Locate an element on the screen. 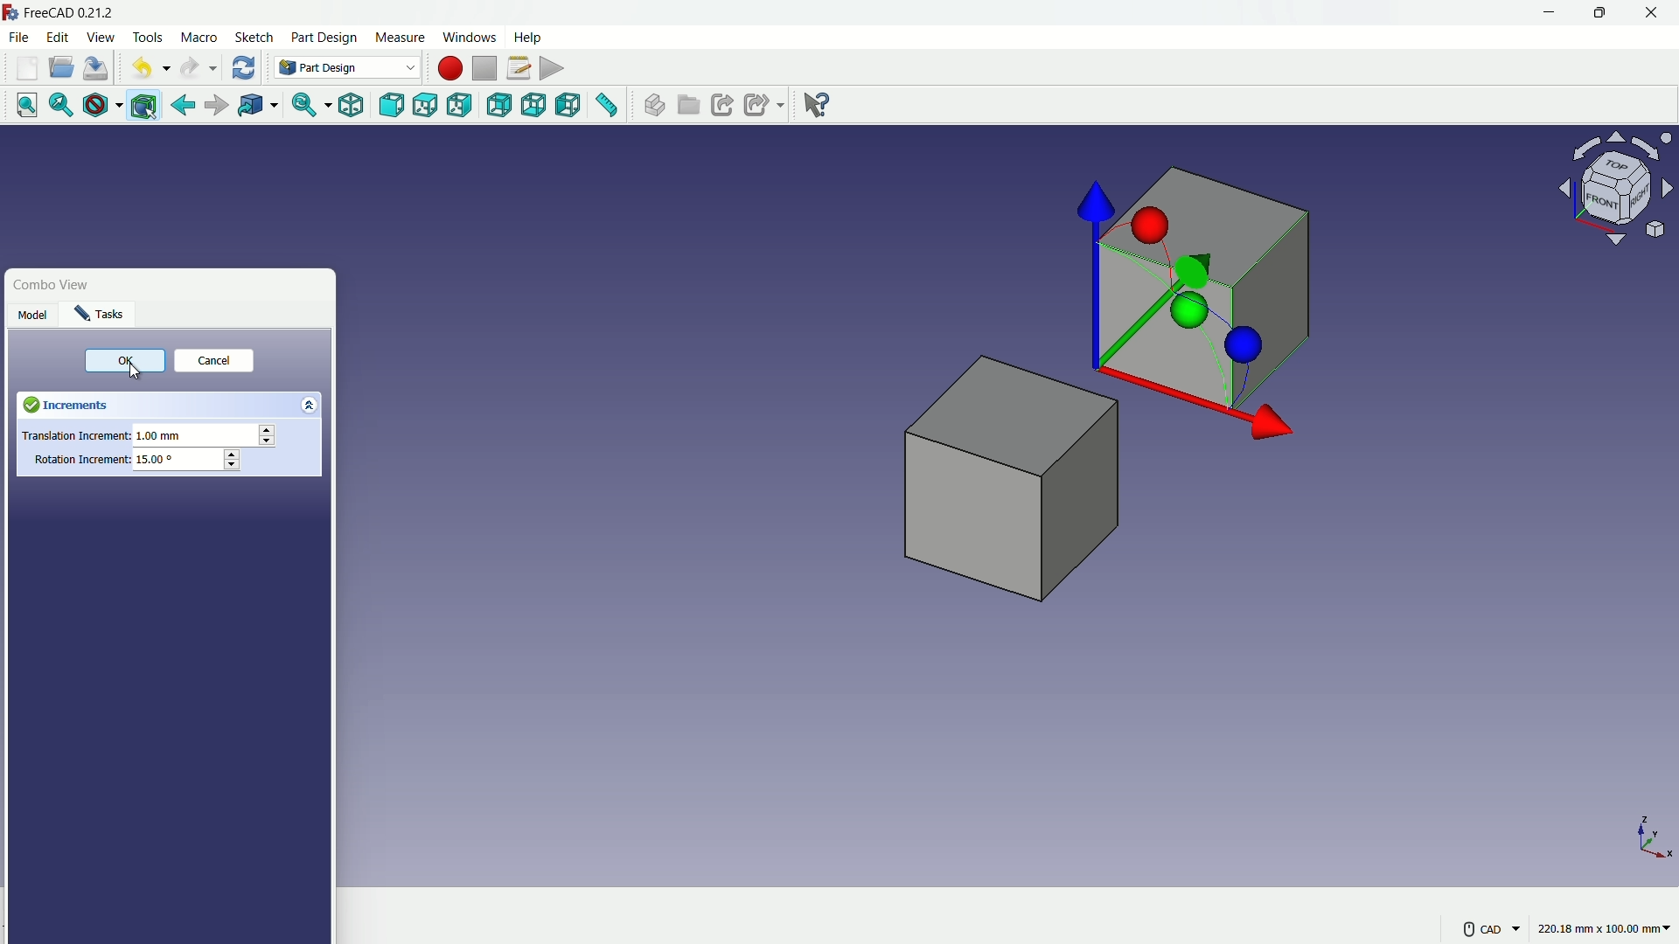  left view is located at coordinates (569, 107).